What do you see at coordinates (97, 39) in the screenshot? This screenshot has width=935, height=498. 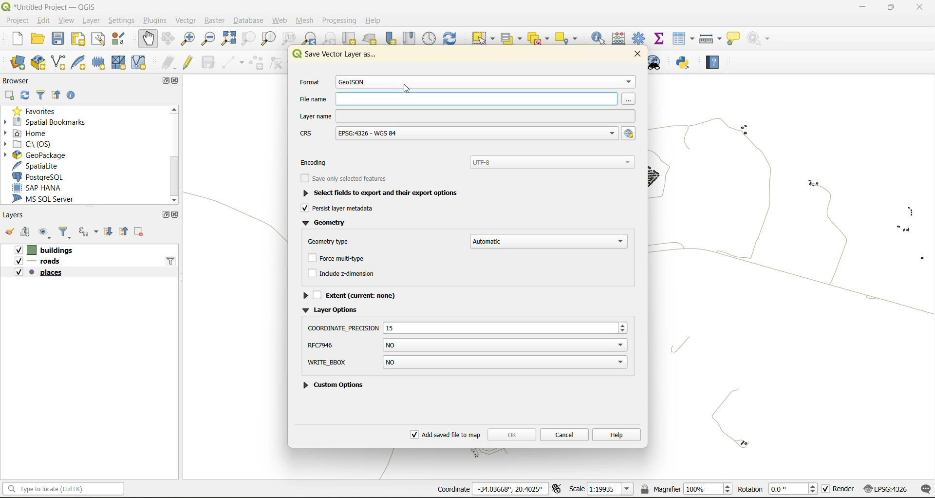 I see `show layout` at bounding box center [97, 39].